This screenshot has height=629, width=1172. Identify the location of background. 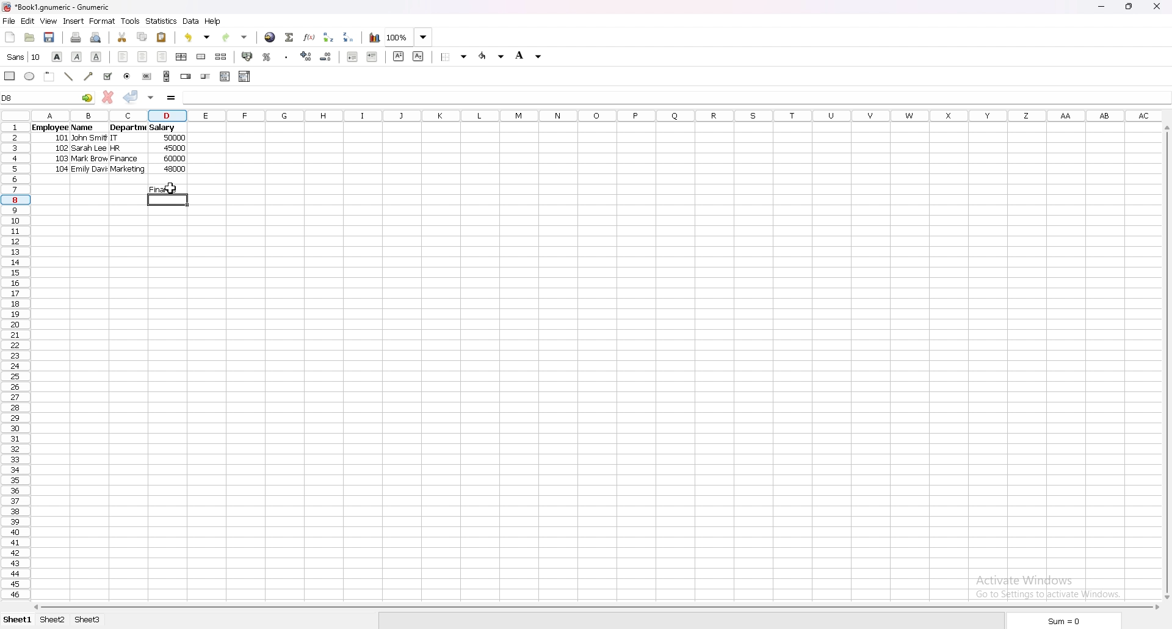
(531, 55).